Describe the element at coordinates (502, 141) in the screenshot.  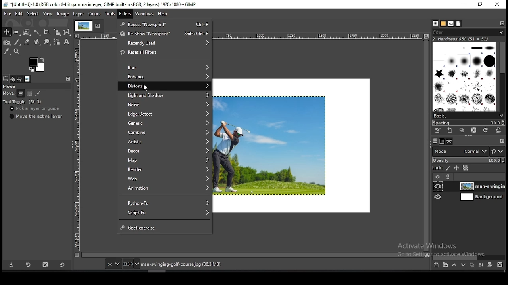
I see `configure this tab` at that location.